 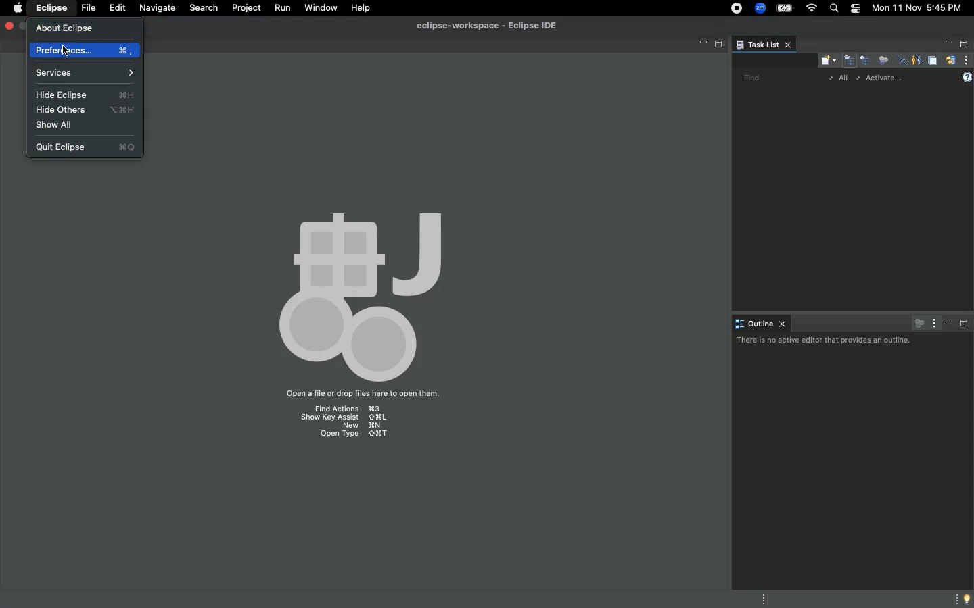 I want to click on Hide completed tasks, so click(x=900, y=61).